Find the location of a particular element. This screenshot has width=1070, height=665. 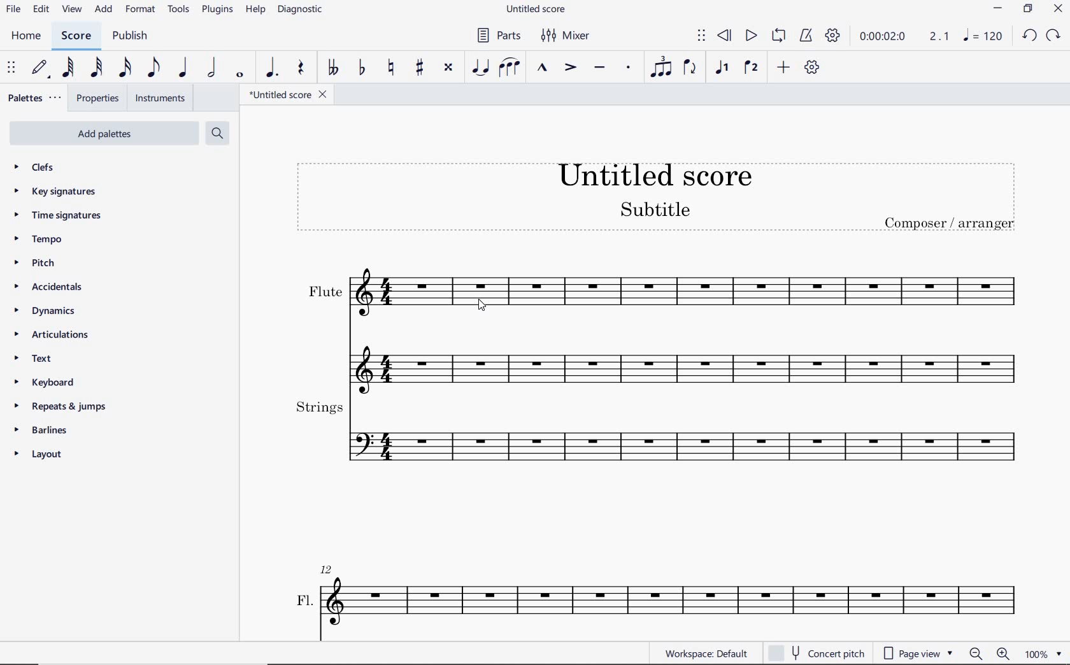

view is located at coordinates (70, 10).